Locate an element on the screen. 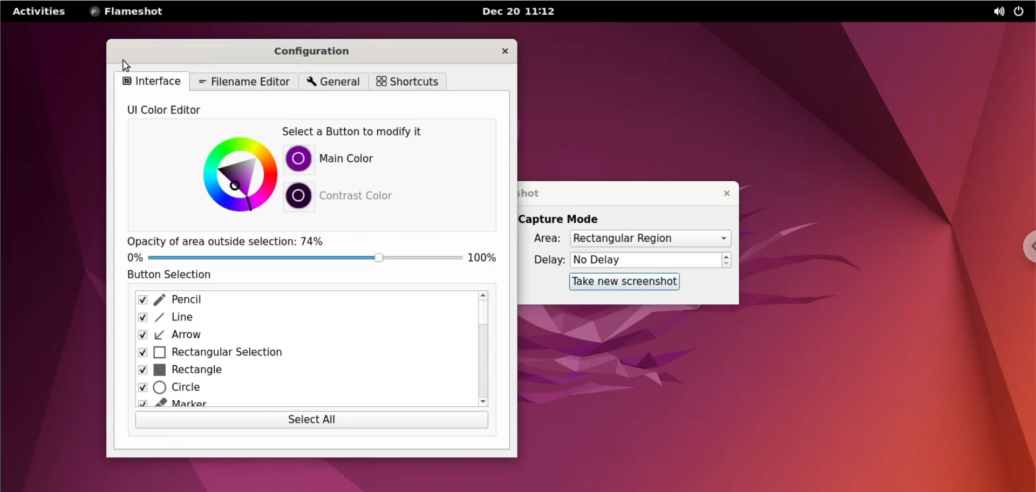 This screenshot has width=1036, height=492. Dec 20 11:12 is located at coordinates (519, 11).